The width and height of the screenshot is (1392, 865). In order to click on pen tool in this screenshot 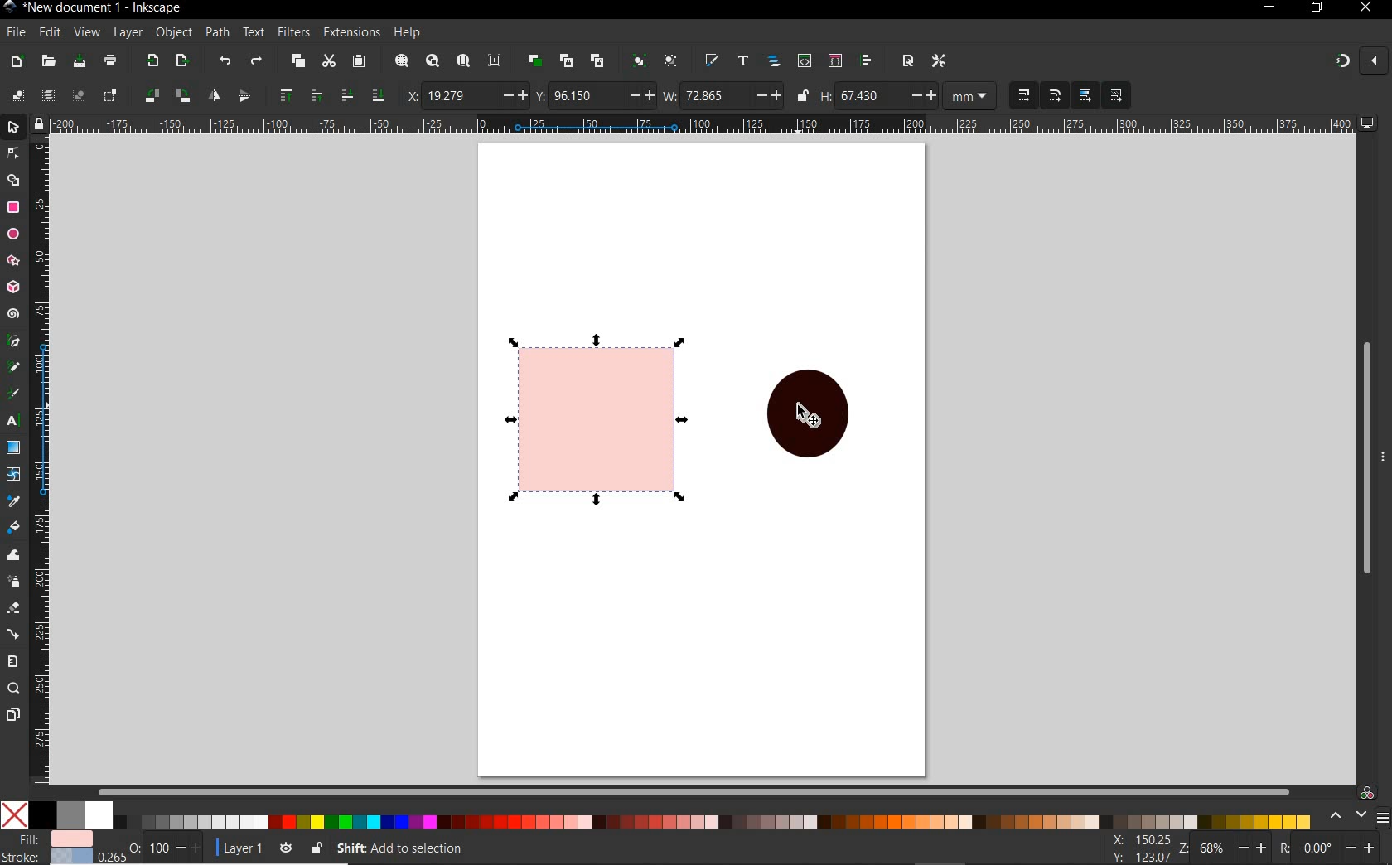, I will do `click(12, 340)`.